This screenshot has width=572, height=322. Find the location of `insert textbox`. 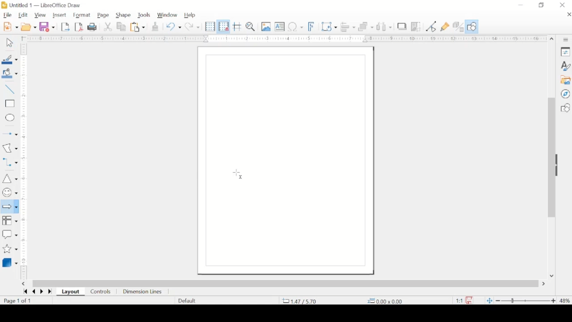

insert textbox is located at coordinates (279, 27).